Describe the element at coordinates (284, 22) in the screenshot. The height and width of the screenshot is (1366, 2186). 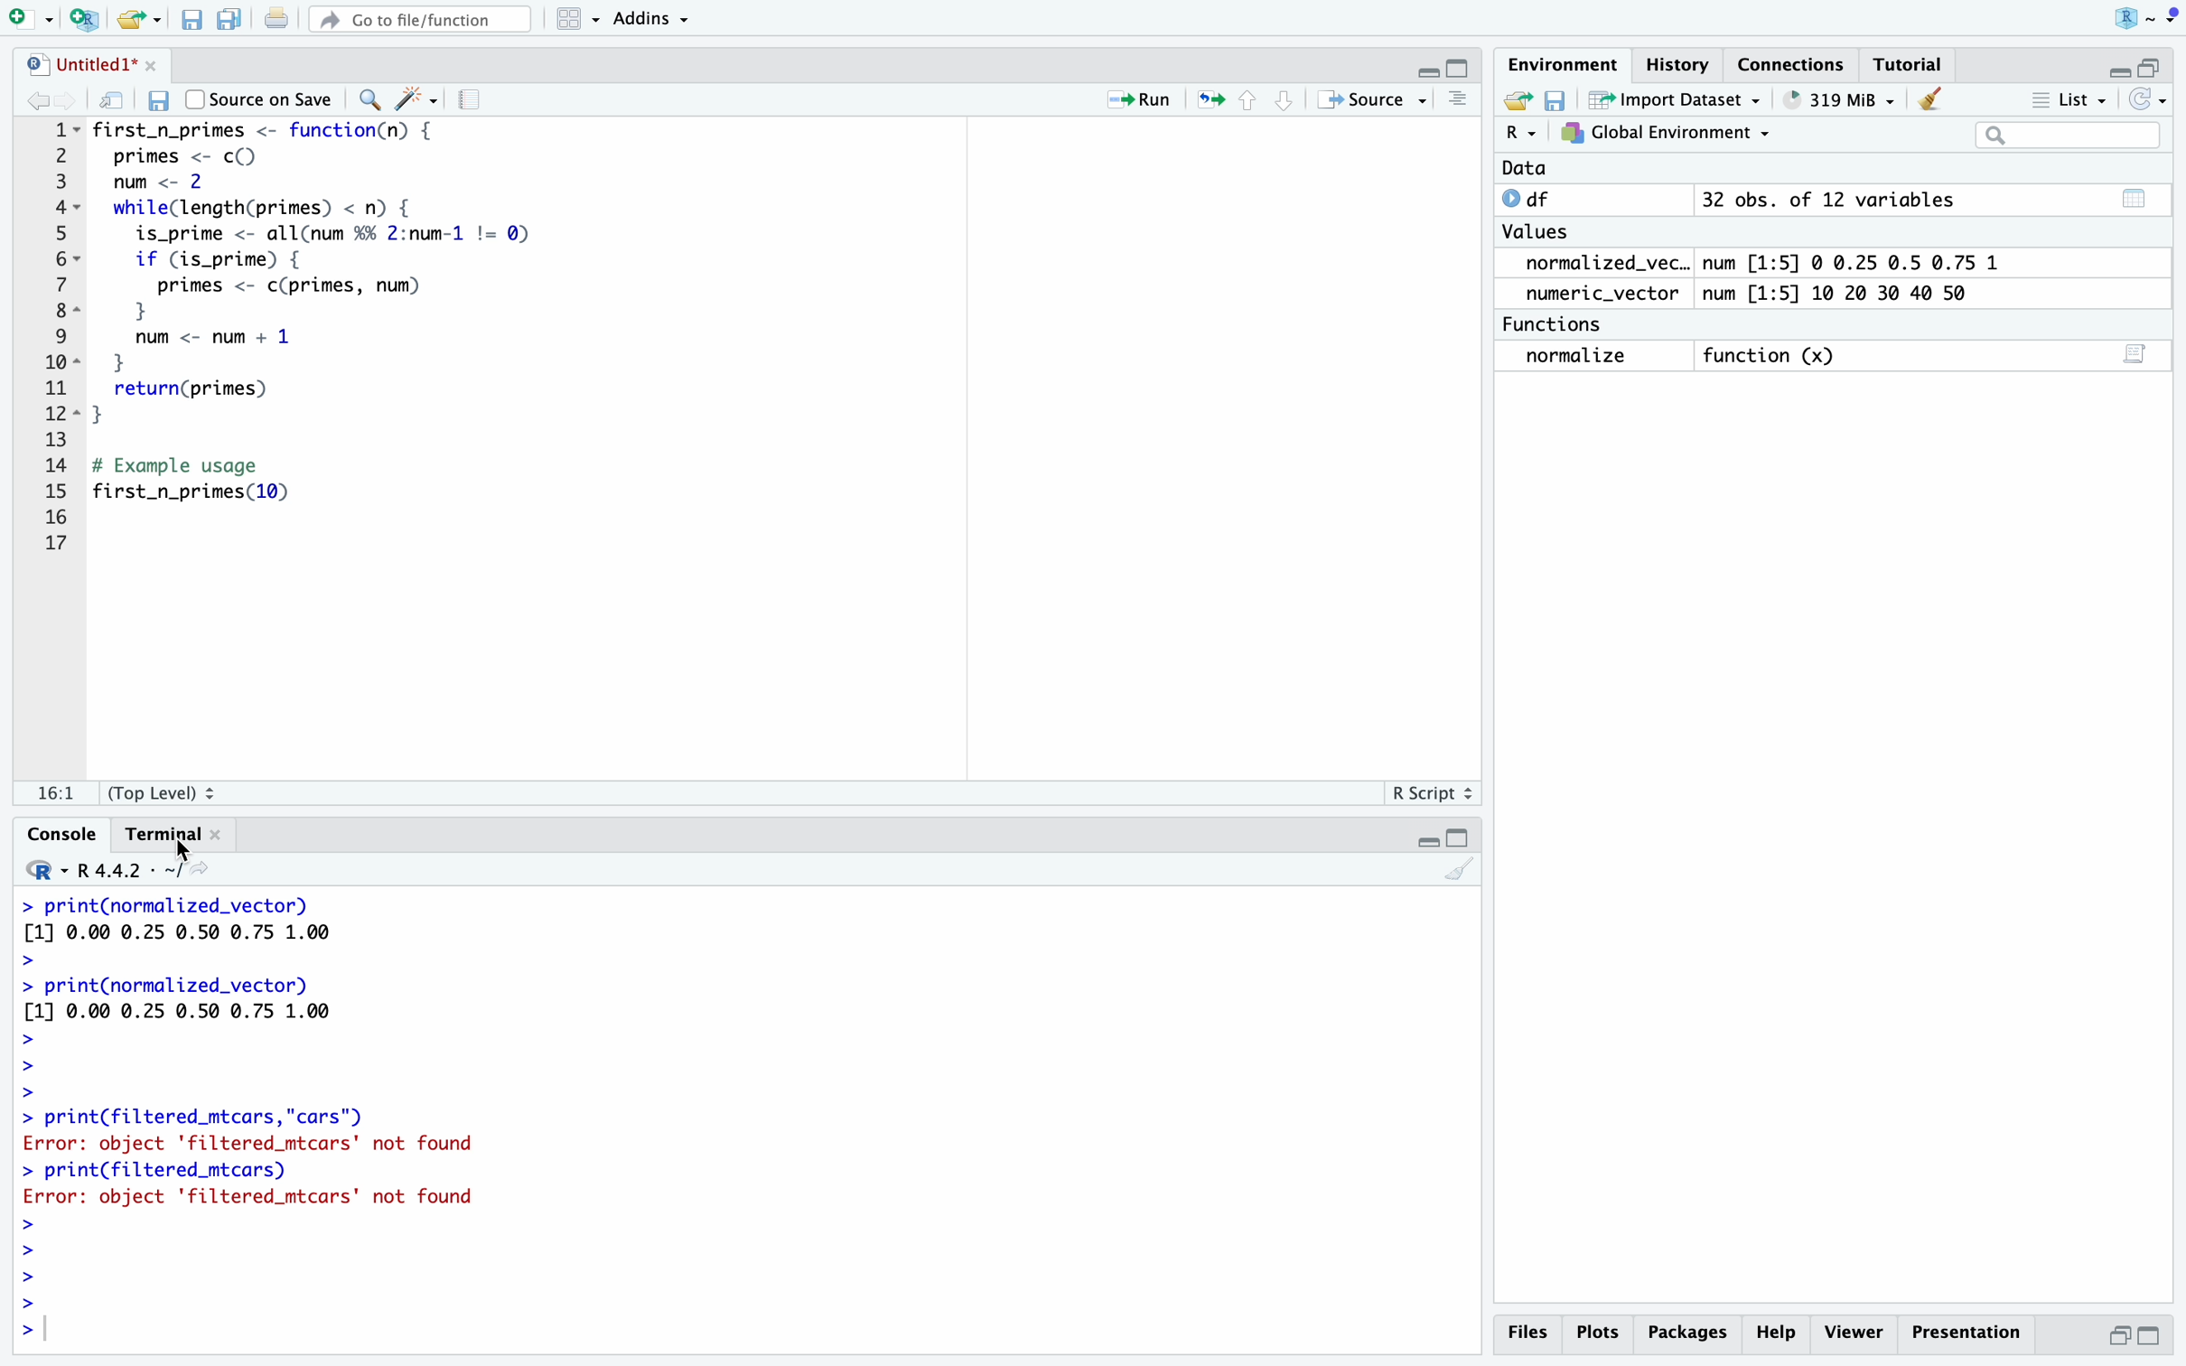
I see `print current document` at that location.